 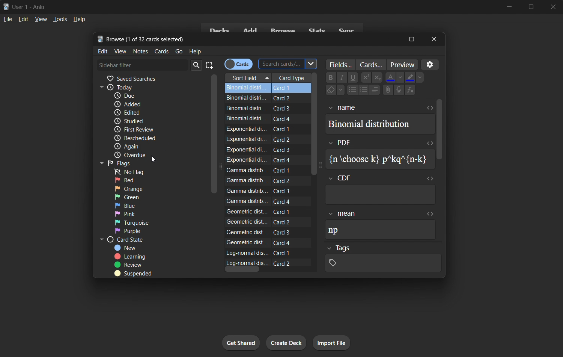 I want to click on Tags, so click(x=365, y=248).